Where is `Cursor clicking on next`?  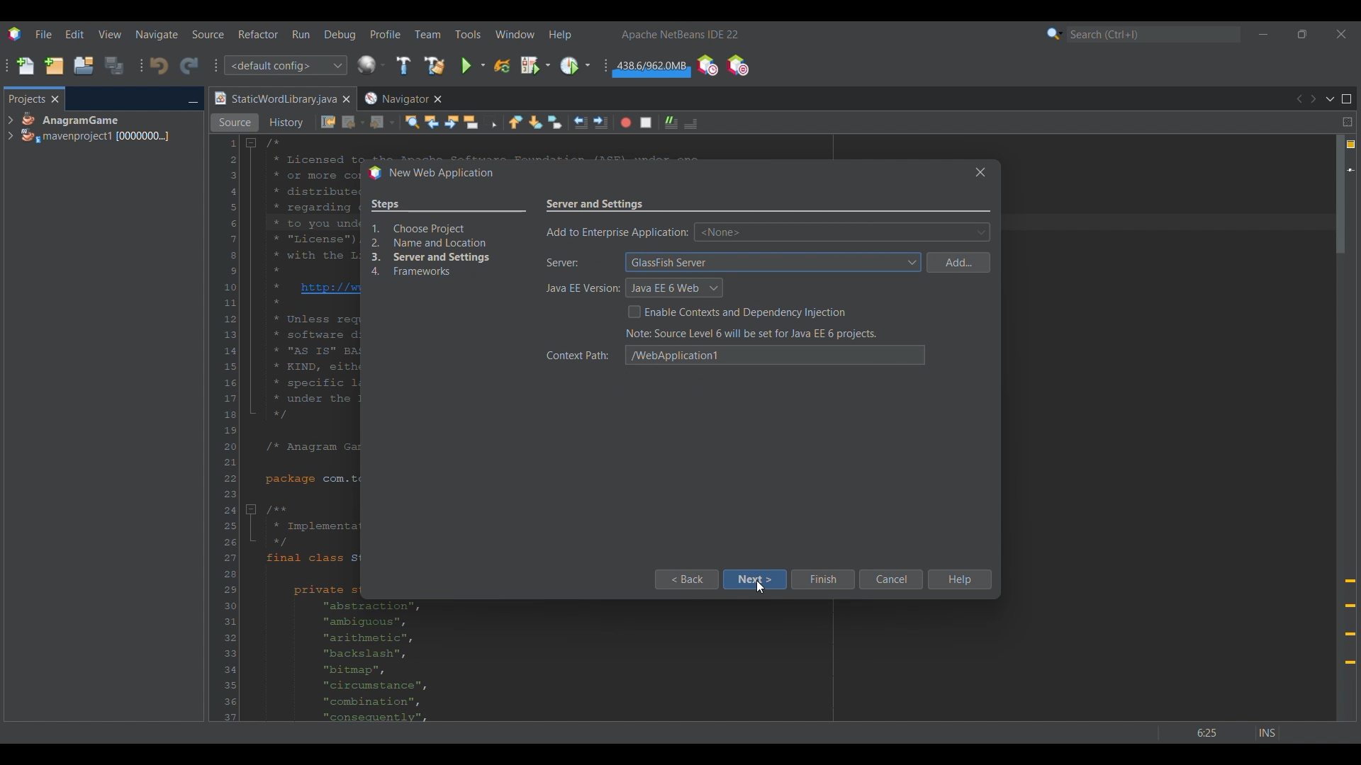 Cursor clicking on next is located at coordinates (760, 586).